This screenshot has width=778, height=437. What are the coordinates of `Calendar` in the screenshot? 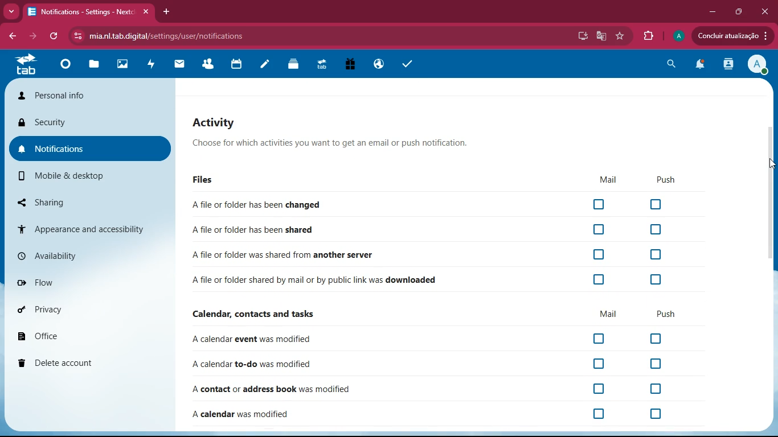 It's located at (238, 64).